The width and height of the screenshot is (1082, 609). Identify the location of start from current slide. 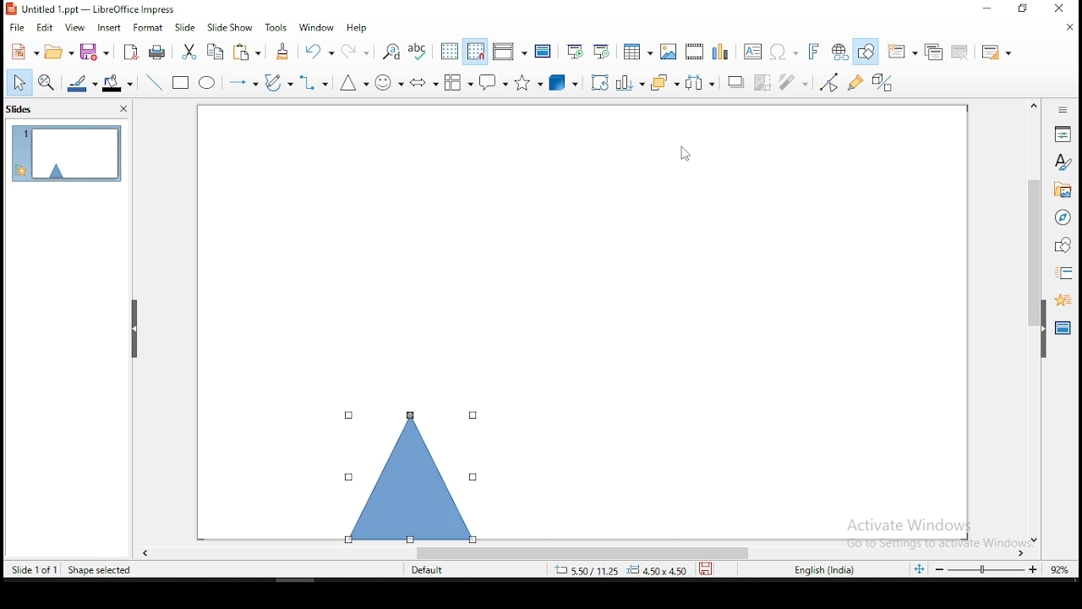
(603, 52).